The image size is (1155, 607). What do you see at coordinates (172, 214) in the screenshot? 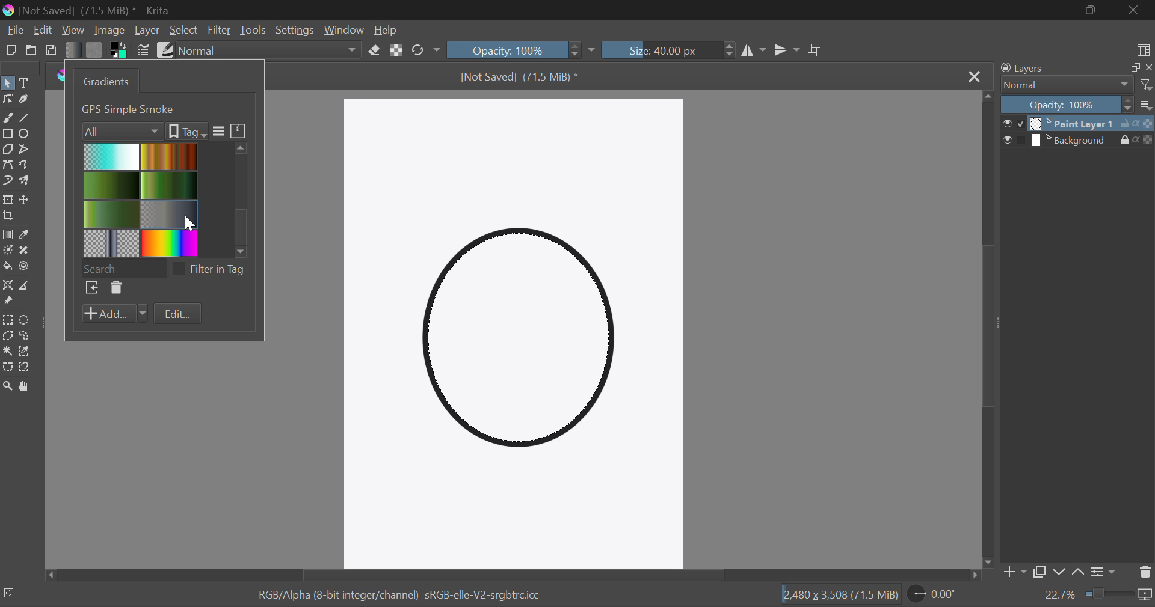
I see `Metallic Gradient` at bounding box center [172, 214].